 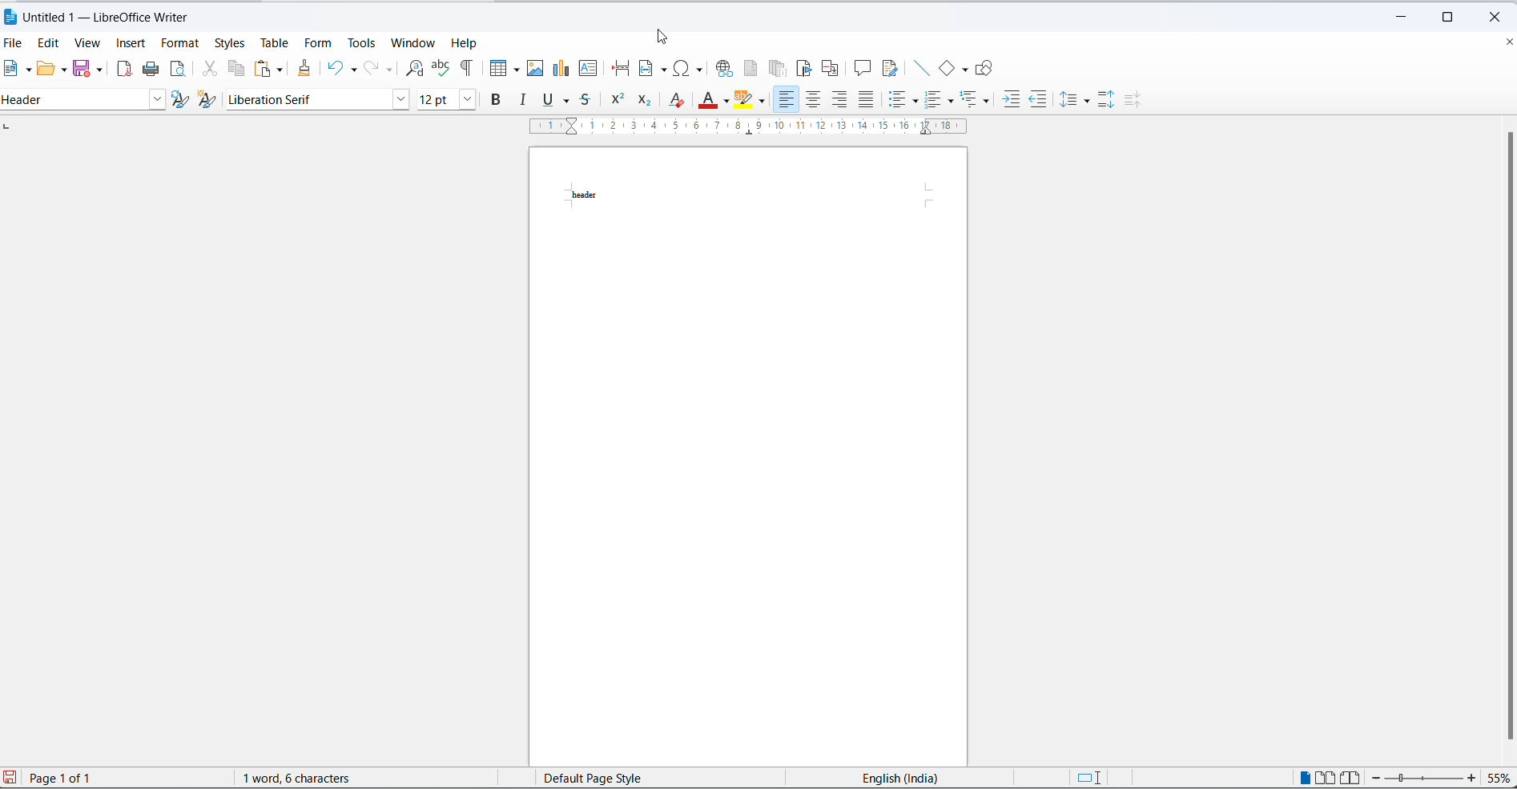 What do you see at coordinates (236, 70) in the screenshot?
I see `copy` at bounding box center [236, 70].